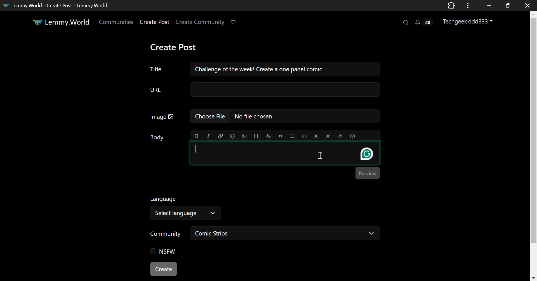  I want to click on Create, so click(165, 269).